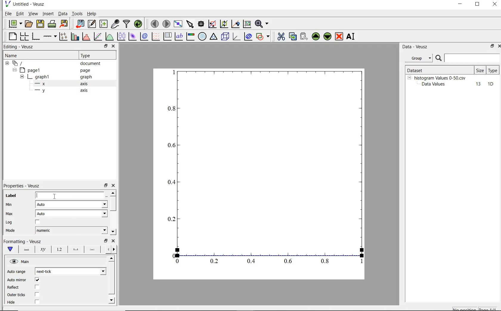 The width and height of the screenshot is (501, 311). What do you see at coordinates (498, 47) in the screenshot?
I see `close` at bounding box center [498, 47].